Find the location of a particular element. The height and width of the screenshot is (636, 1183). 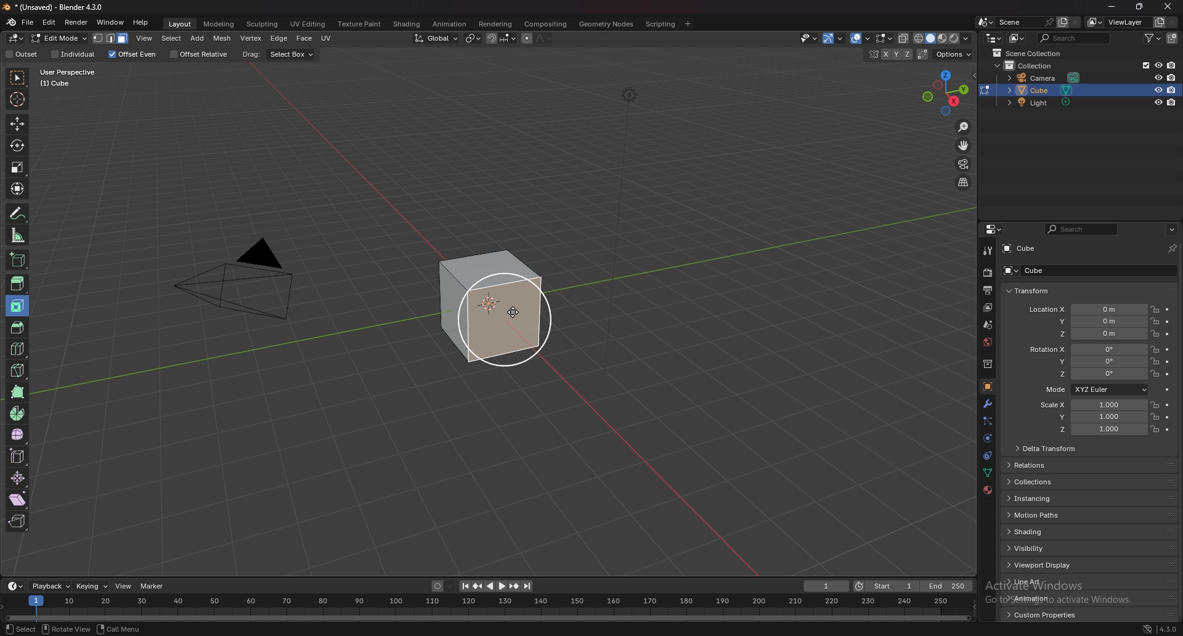

search is located at coordinates (1081, 229).